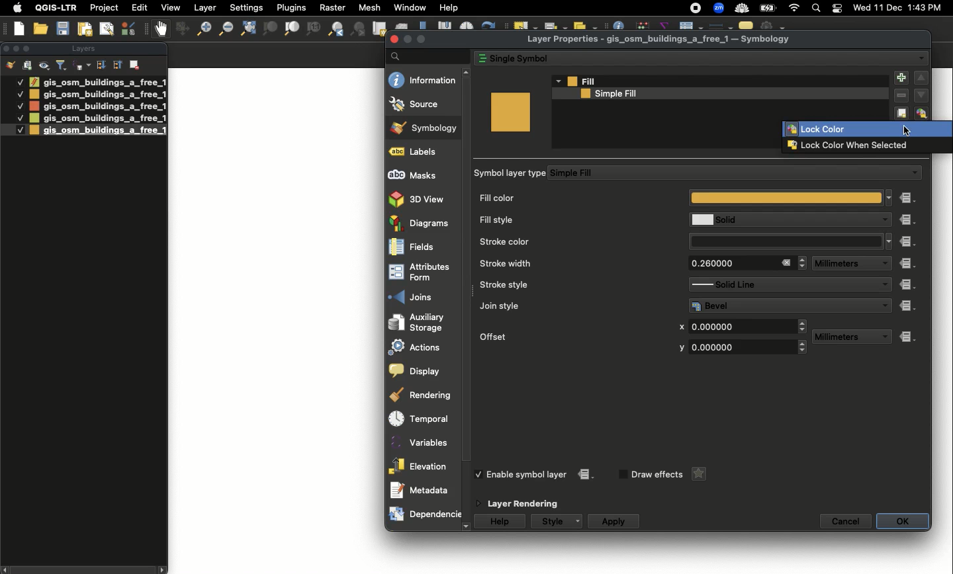 This screenshot has height=574, width=953. What do you see at coordinates (421, 223) in the screenshot?
I see `Diagrams` at bounding box center [421, 223].